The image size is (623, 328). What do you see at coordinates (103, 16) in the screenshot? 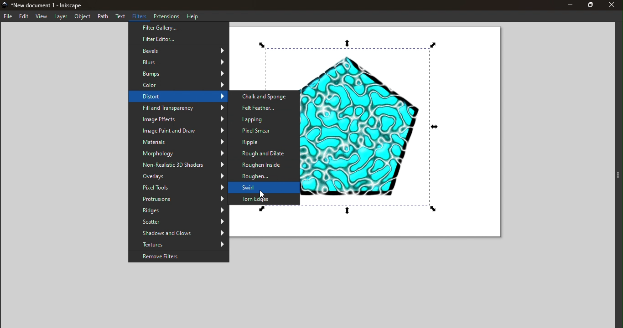
I see `Path` at bounding box center [103, 16].